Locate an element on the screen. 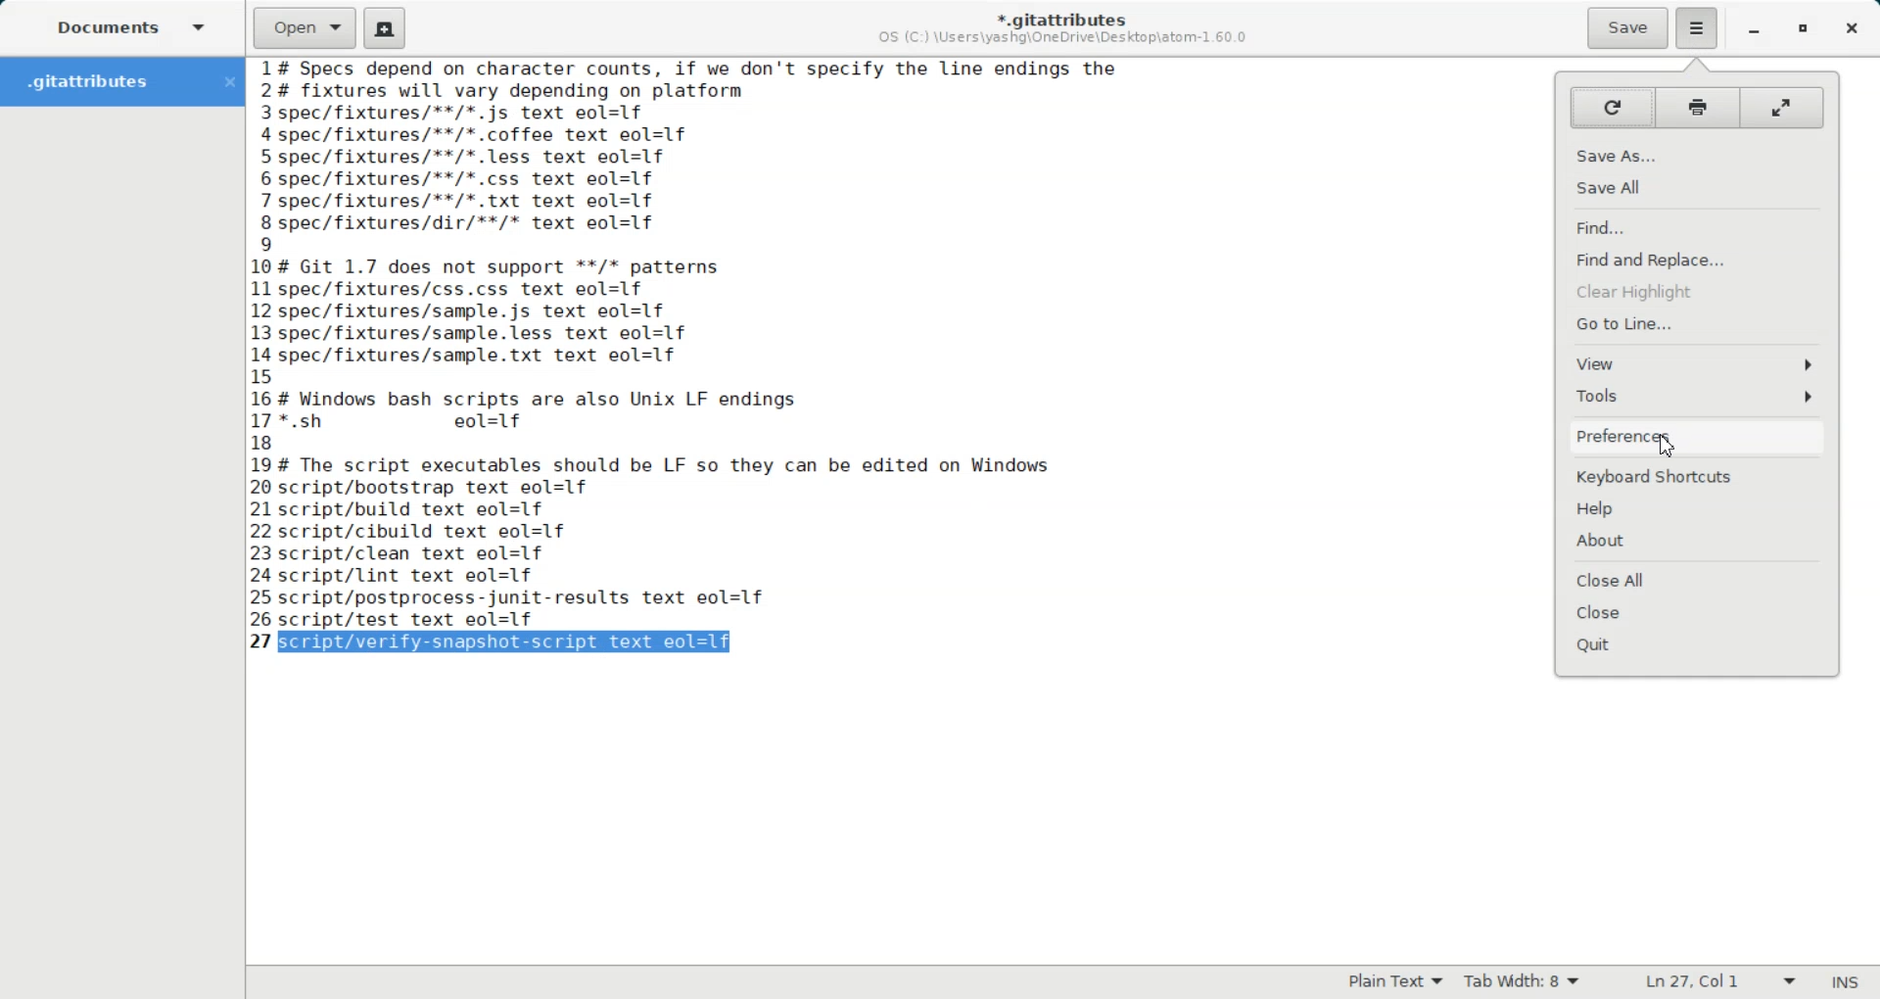  Find is located at coordinates (1697, 227).